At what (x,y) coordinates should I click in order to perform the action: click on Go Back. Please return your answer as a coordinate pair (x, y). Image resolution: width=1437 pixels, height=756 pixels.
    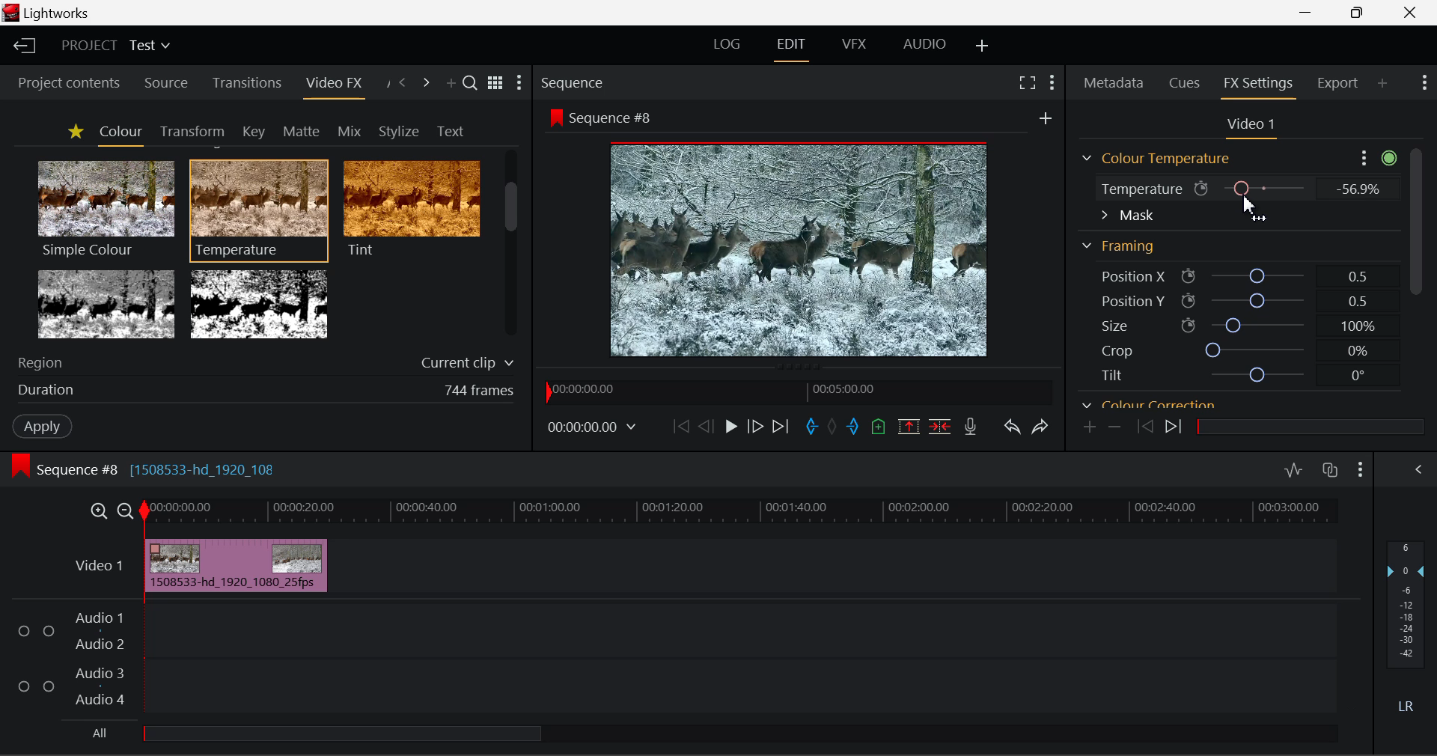
    Looking at the image, I should click on (706, 427).